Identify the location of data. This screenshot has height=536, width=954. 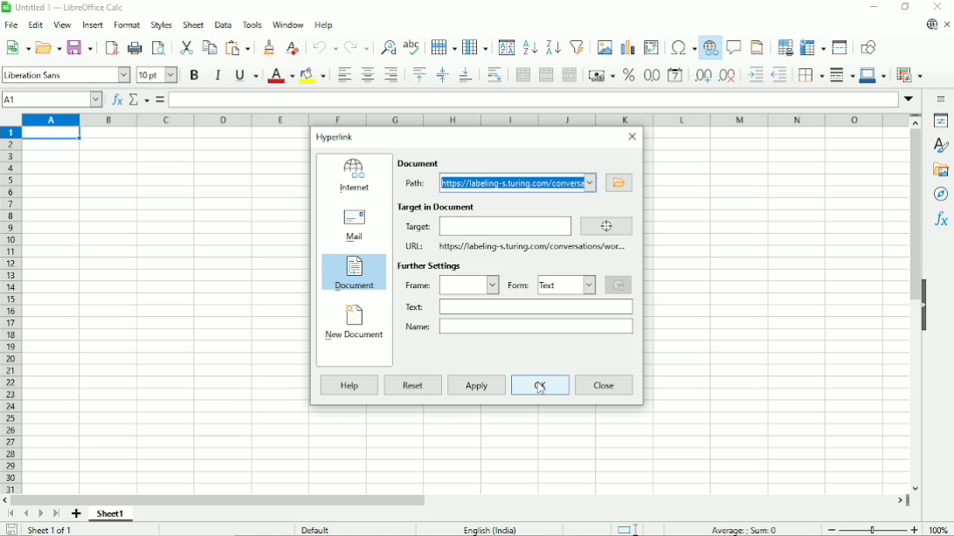
(223, 24).